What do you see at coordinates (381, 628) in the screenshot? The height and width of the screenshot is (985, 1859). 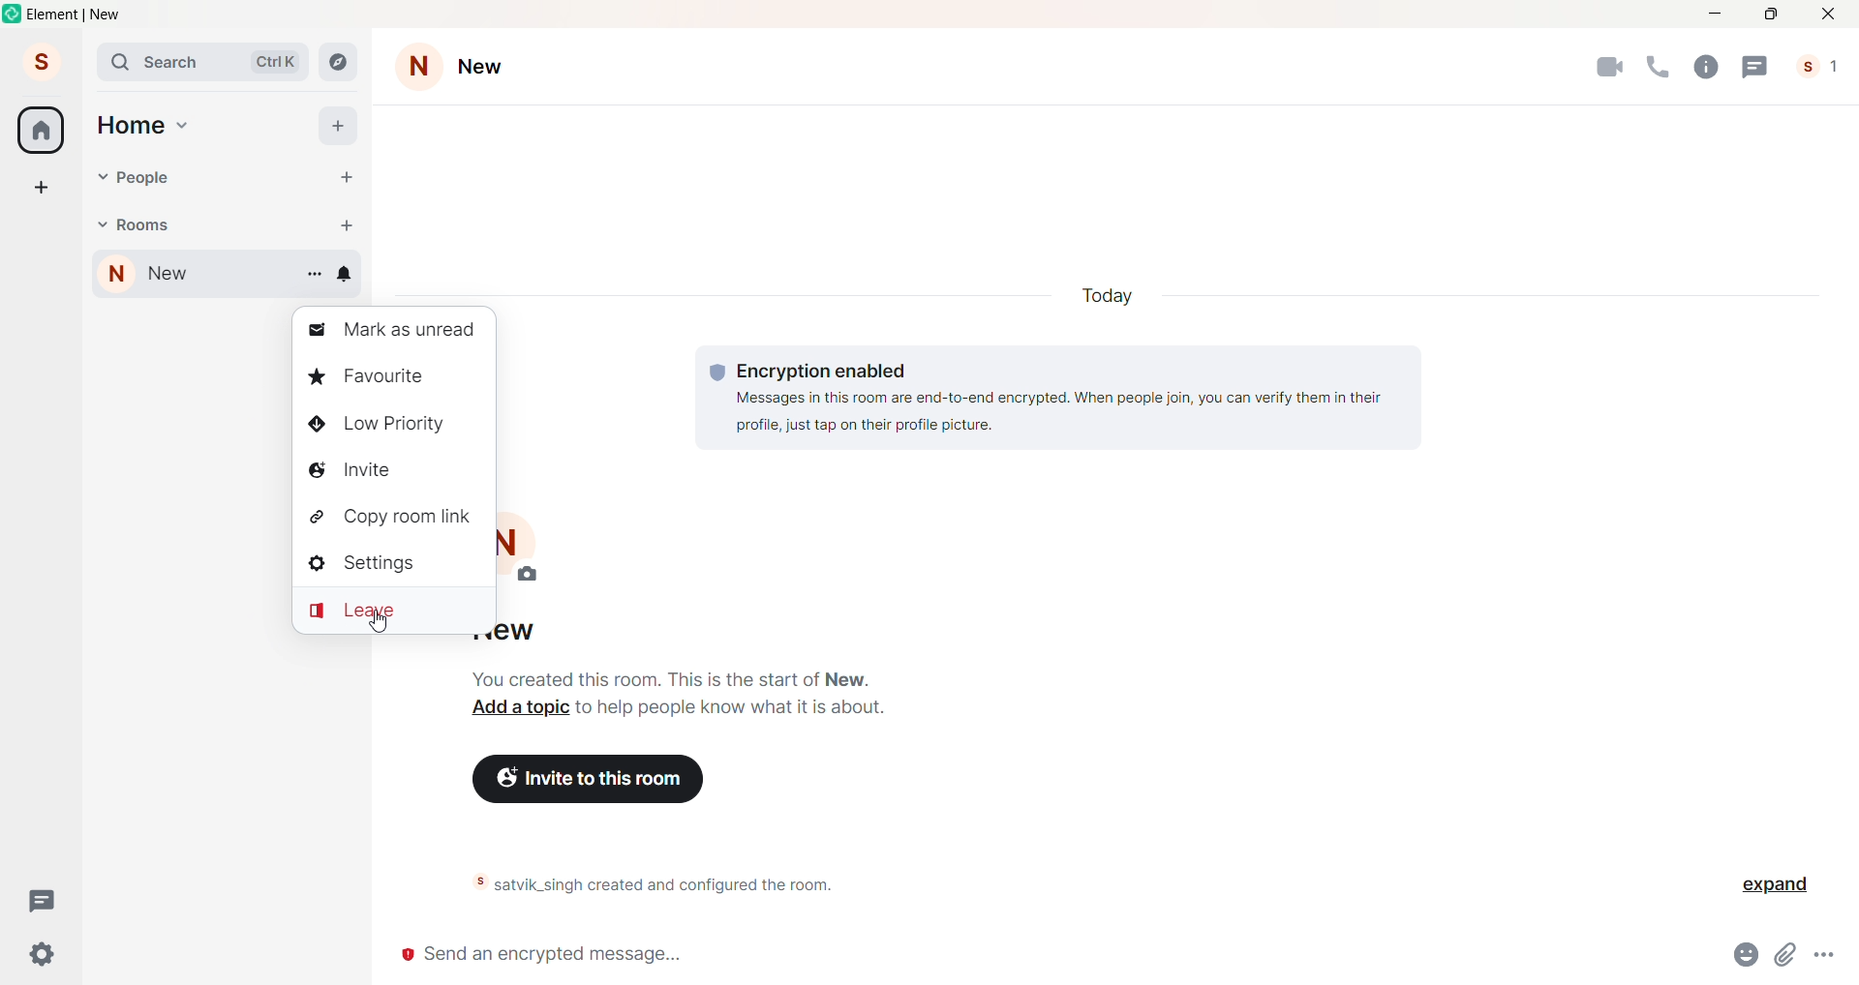 I see `Cursor` at bounding box center [381, 628].